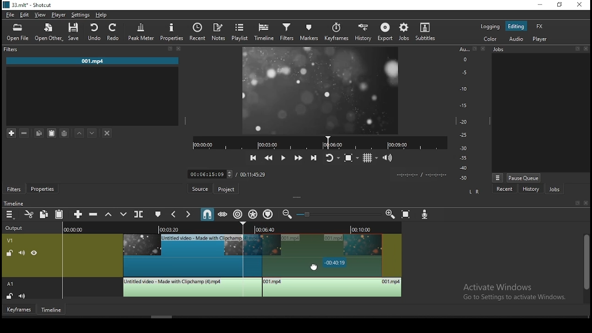 This screenshot has width=592, height=333. I want to click on create/edit marker, so click(159, 215).